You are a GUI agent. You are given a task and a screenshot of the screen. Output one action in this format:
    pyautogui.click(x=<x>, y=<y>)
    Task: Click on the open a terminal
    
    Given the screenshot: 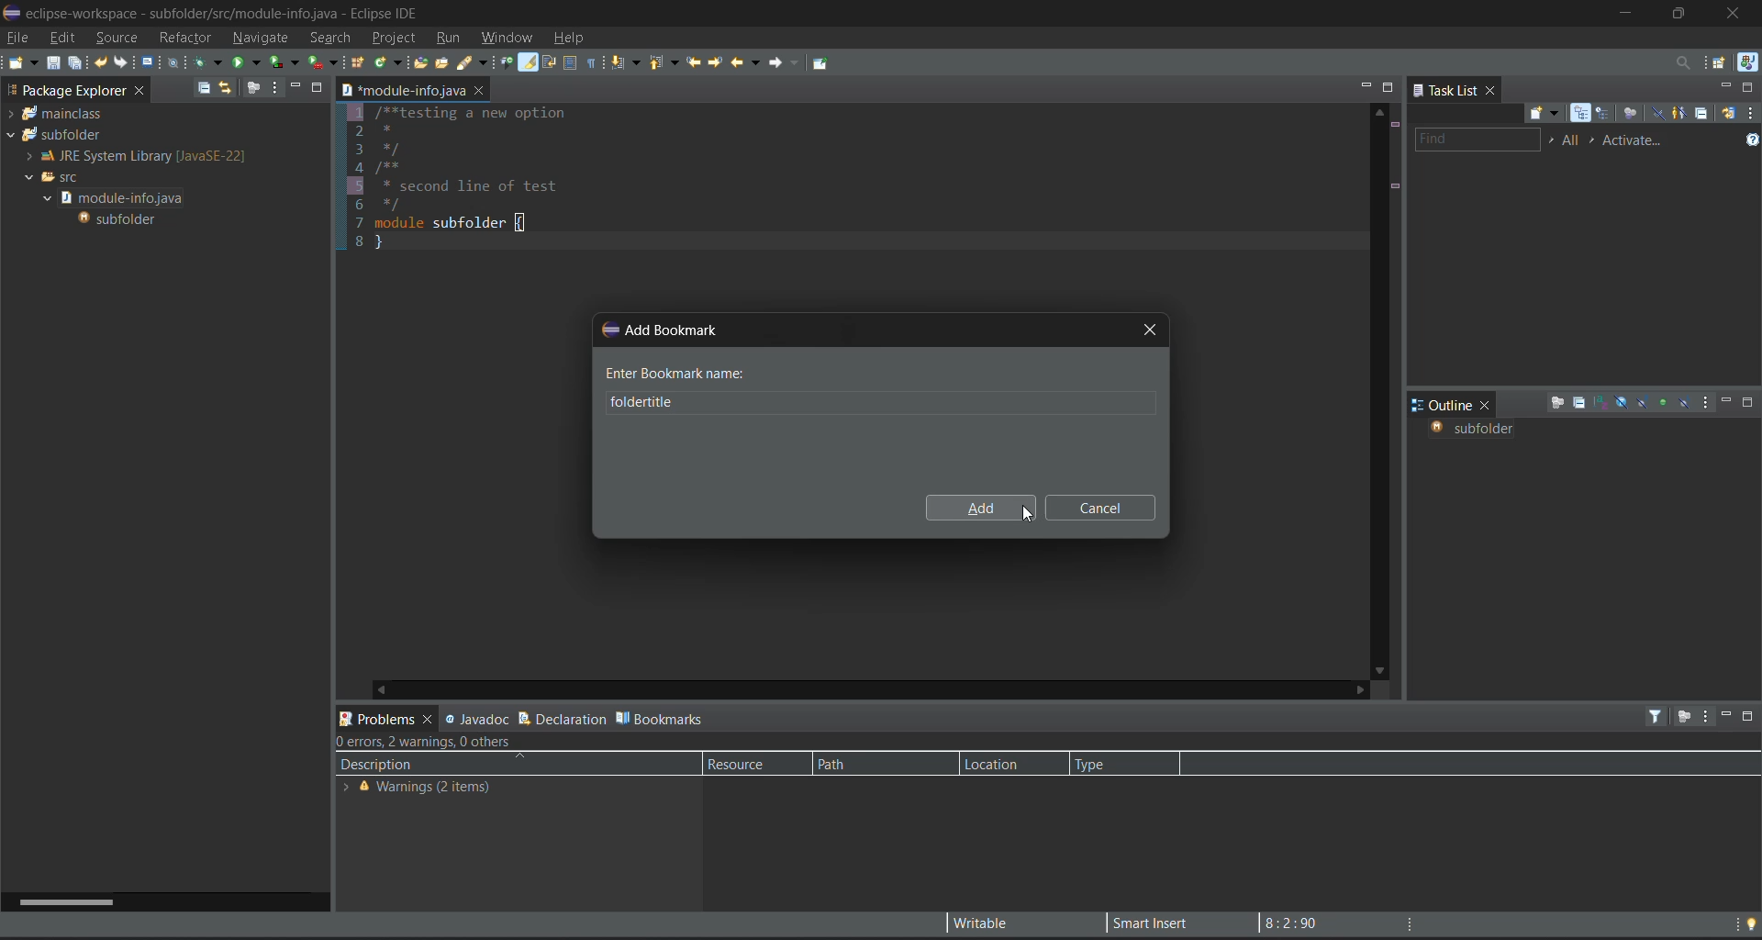 What is the action you would take?
    pyautogui.click(x=149, y=62)
    